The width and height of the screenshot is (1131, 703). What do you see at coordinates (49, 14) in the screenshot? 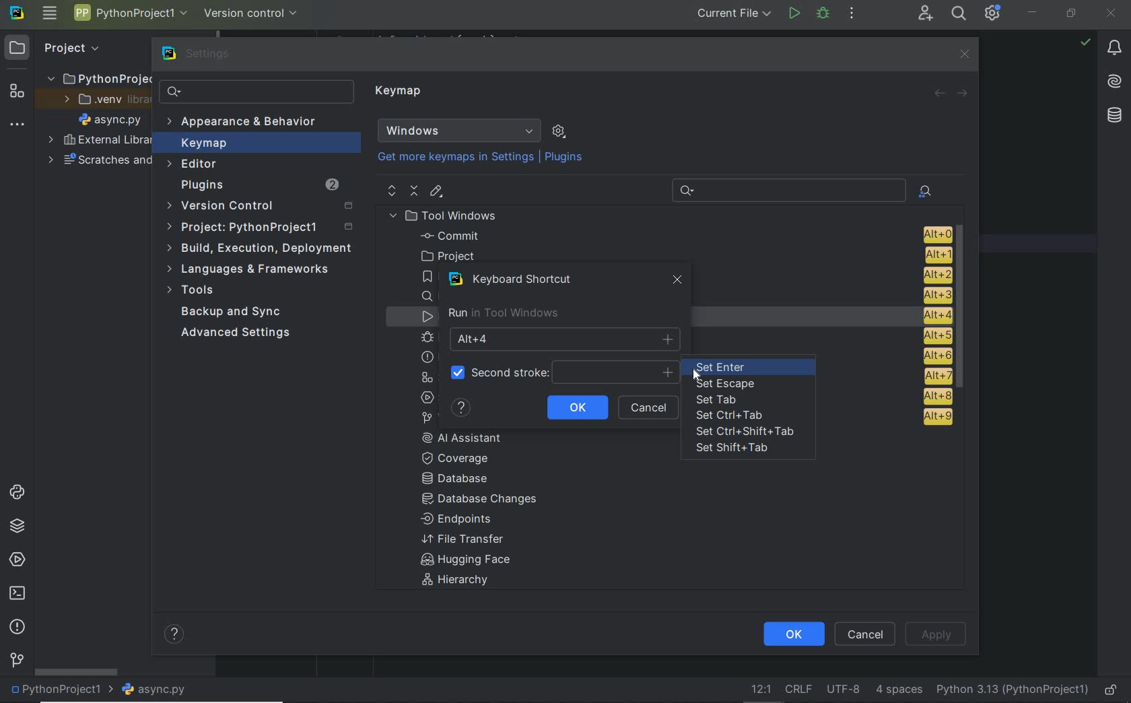
I see `main menu` at bounding box center [49, 14].